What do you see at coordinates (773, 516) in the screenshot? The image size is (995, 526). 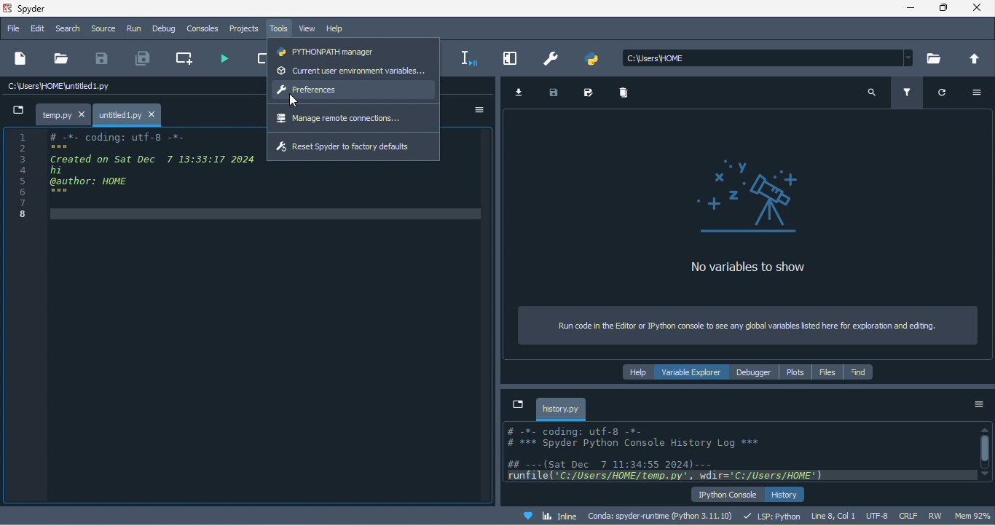 I see `lsp- python` at bounding box center [773, 516].